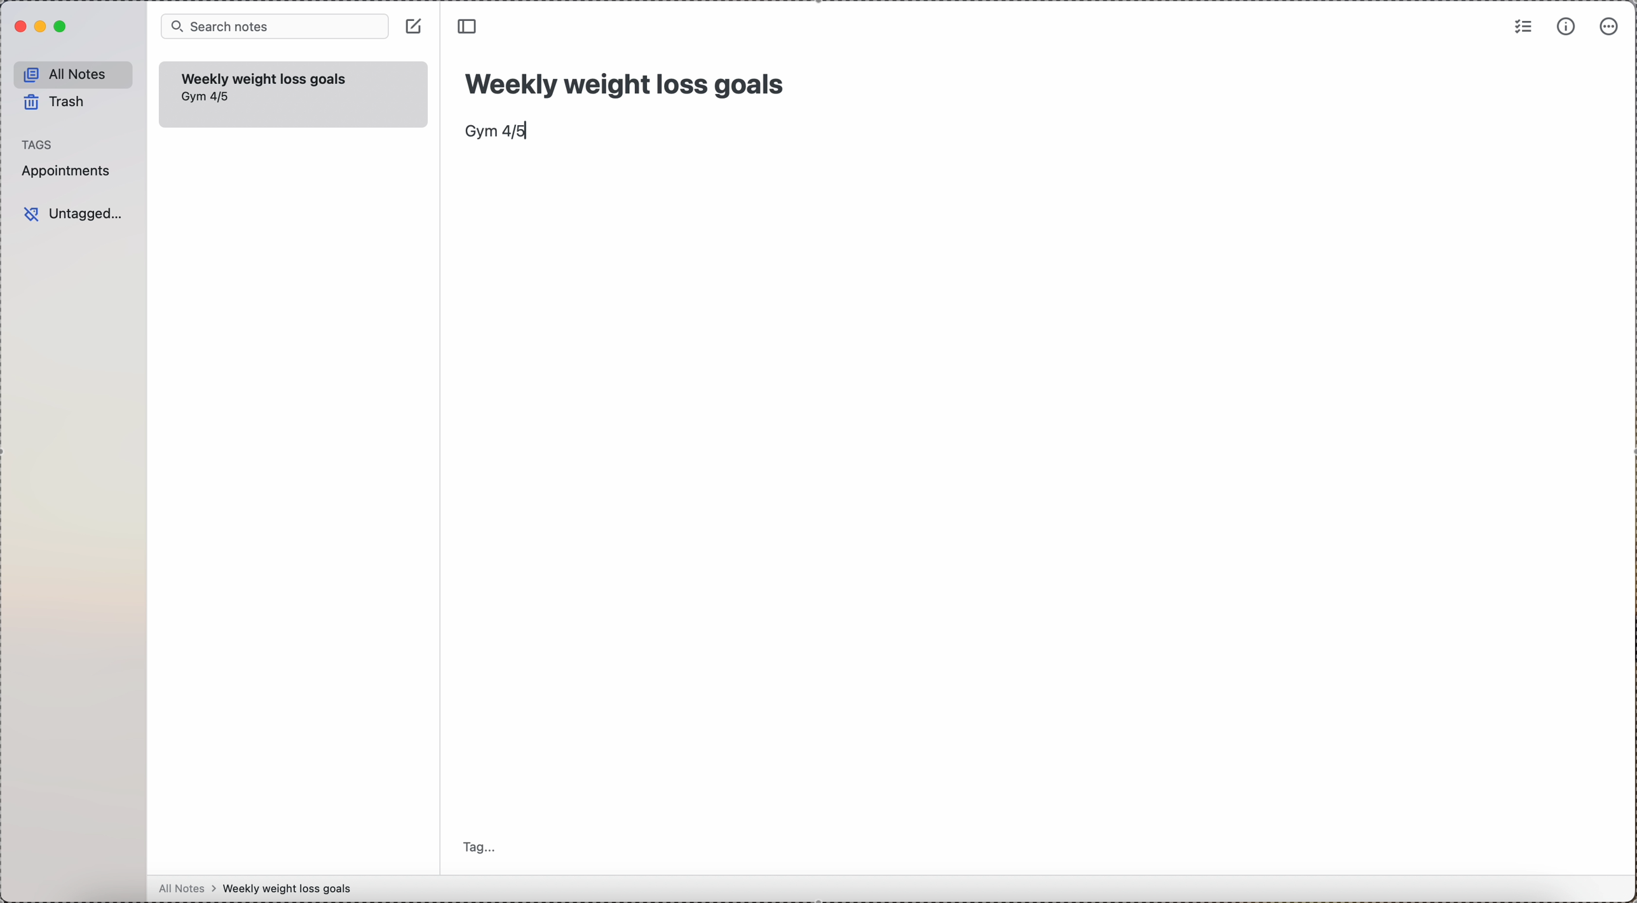  Describe the element at coordinates (42, 26) in the screenshot. I see `minimize Simplenote` at that location.